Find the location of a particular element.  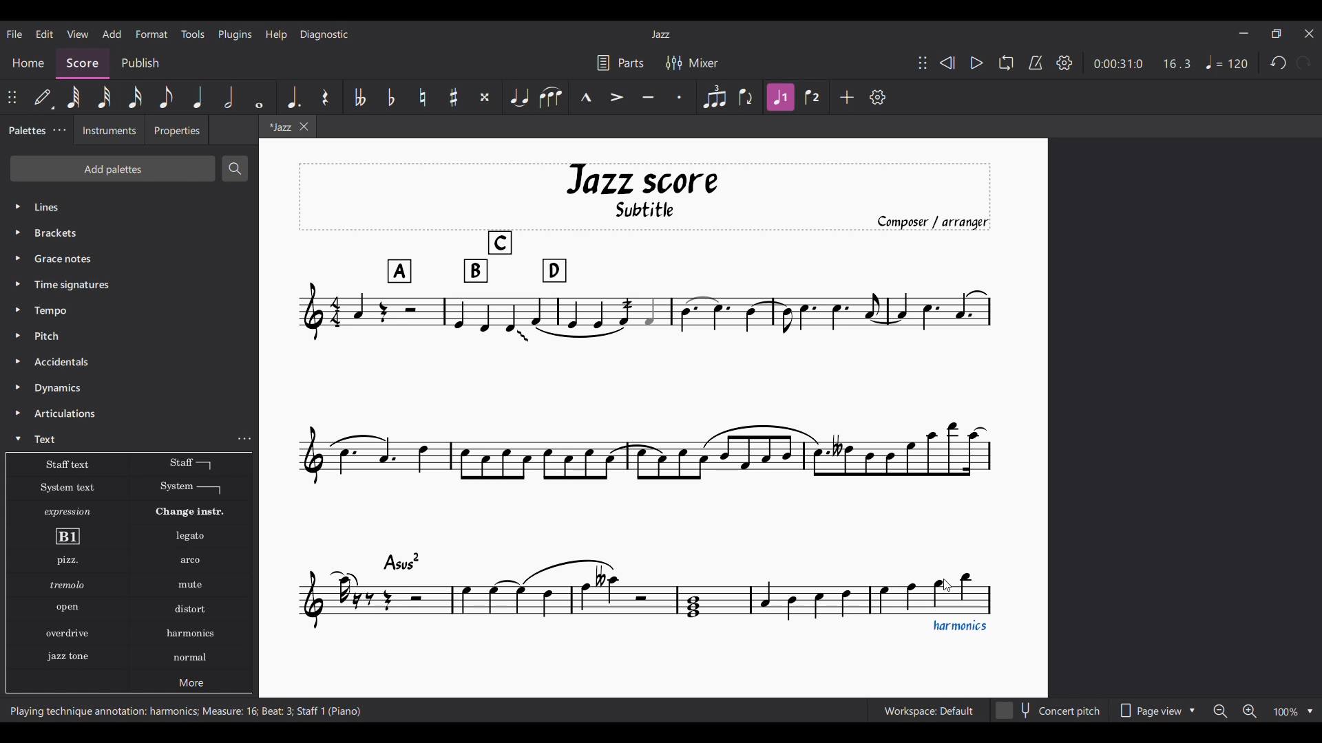

Parts settings is located at coordinates (621, 63).